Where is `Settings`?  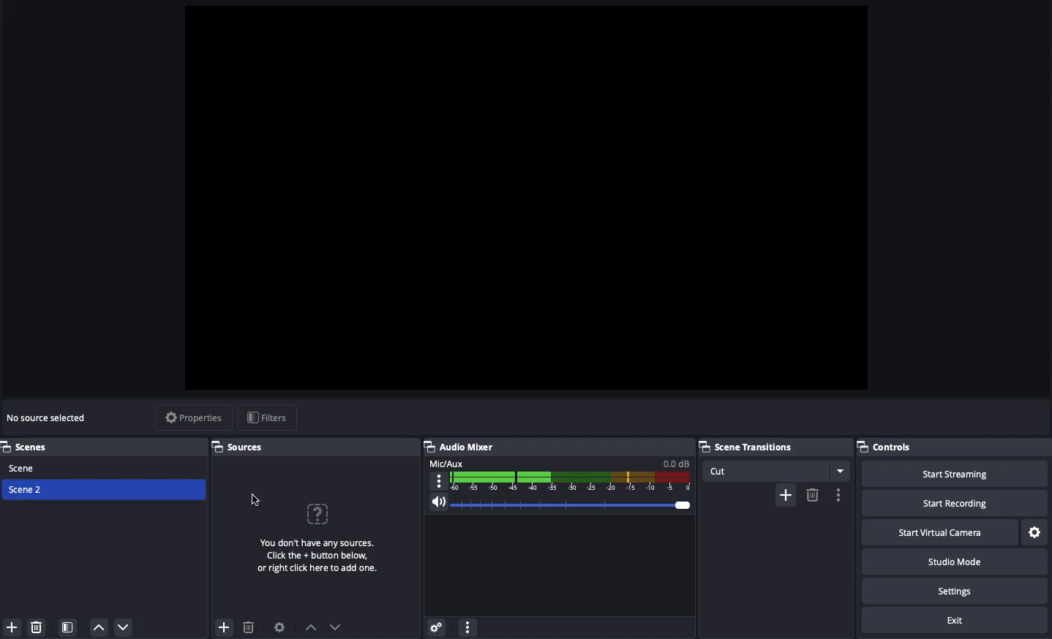
Settings is located at coordinates (953, 590).